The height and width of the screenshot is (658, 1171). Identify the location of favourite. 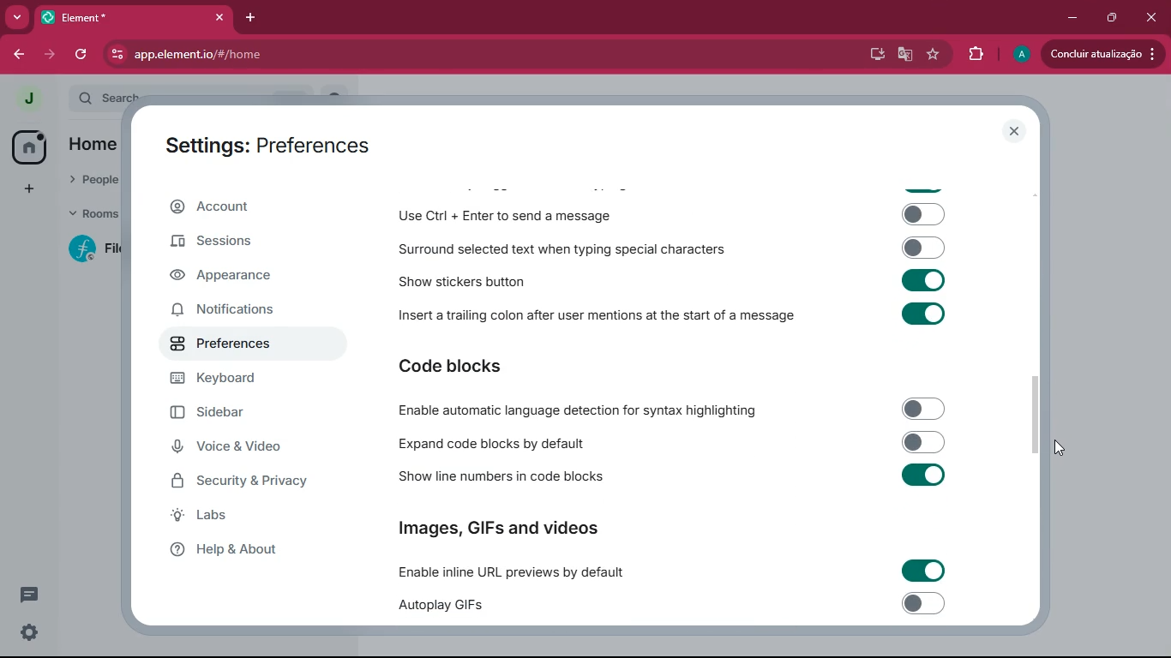
(934, 55).